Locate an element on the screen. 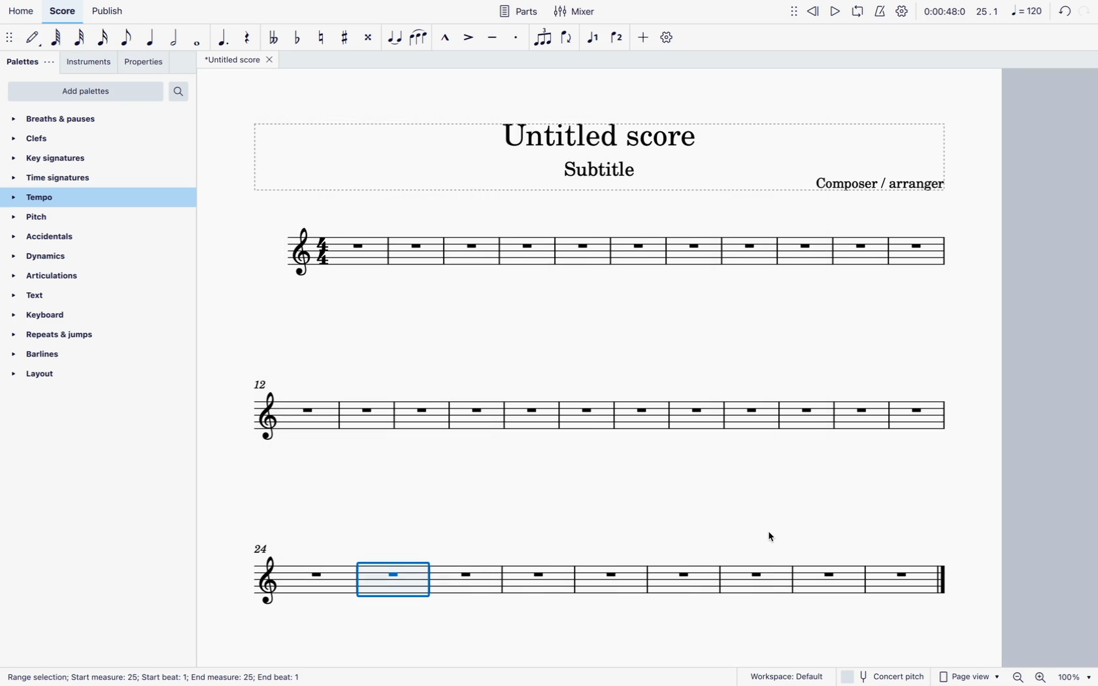 The width and height of the screenshot is (1098, 686). selected voice 1 is located at coordinates (595, 38).